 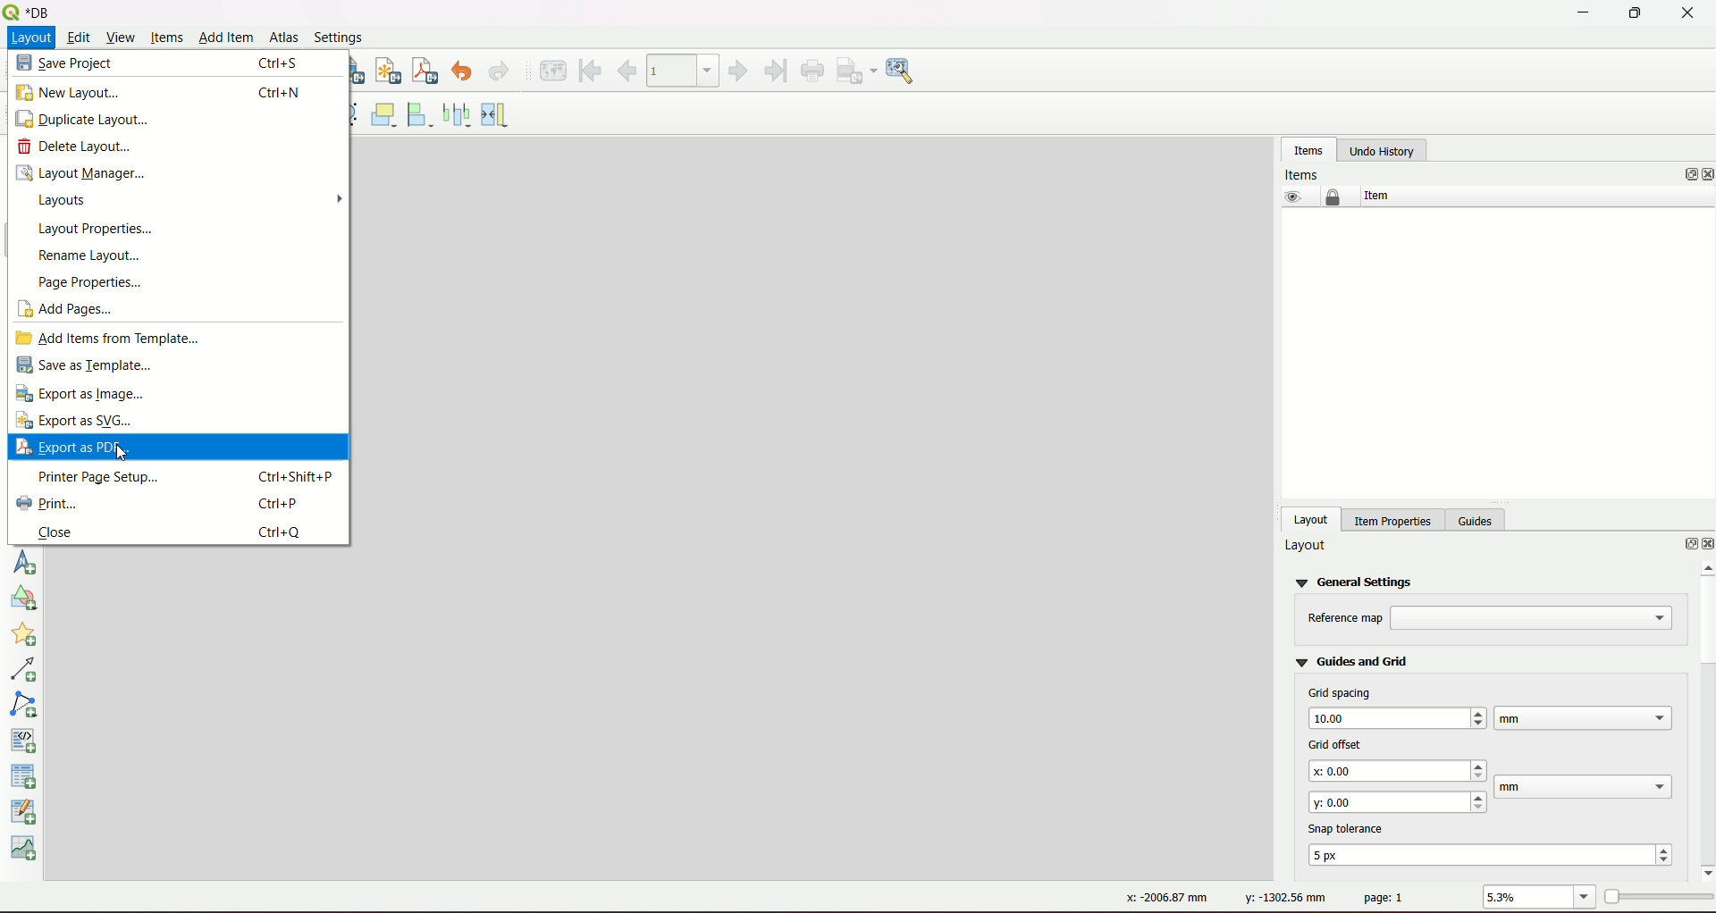 I want to click on add HTML, so click(x=26, y=739).